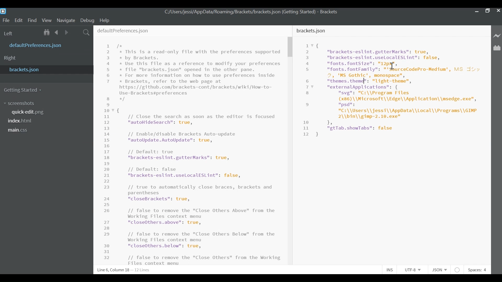 This screenshot has width=502, height=282. Describe the element at coordinates (26, 104) in the screenshot. I see `screenshot` at that location.